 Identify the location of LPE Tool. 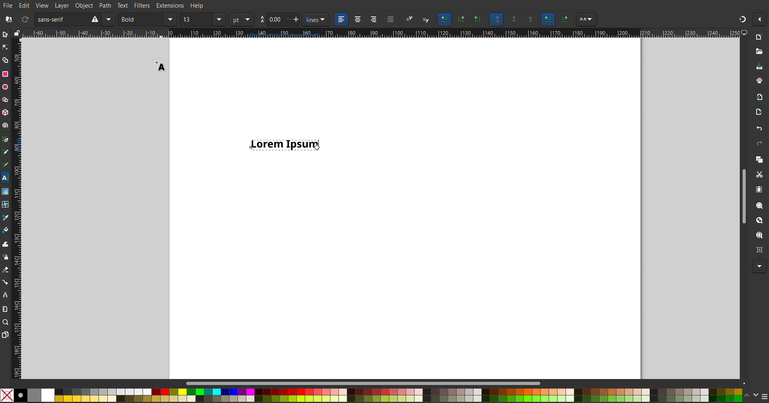
(6, 295).